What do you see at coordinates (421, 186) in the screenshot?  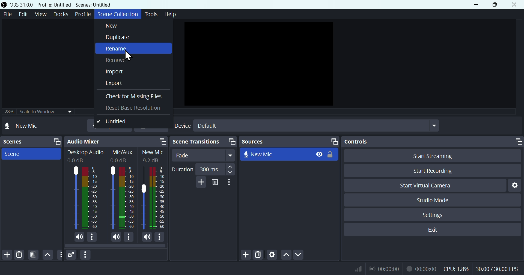 I see `start virtual camera` at bounding box center [421, 186].